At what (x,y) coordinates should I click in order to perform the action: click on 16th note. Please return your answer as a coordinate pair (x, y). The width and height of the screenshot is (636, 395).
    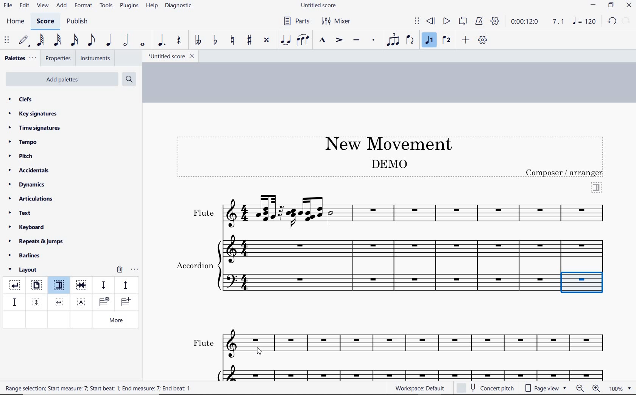
    Looking at the image, I should click on (75, 40).